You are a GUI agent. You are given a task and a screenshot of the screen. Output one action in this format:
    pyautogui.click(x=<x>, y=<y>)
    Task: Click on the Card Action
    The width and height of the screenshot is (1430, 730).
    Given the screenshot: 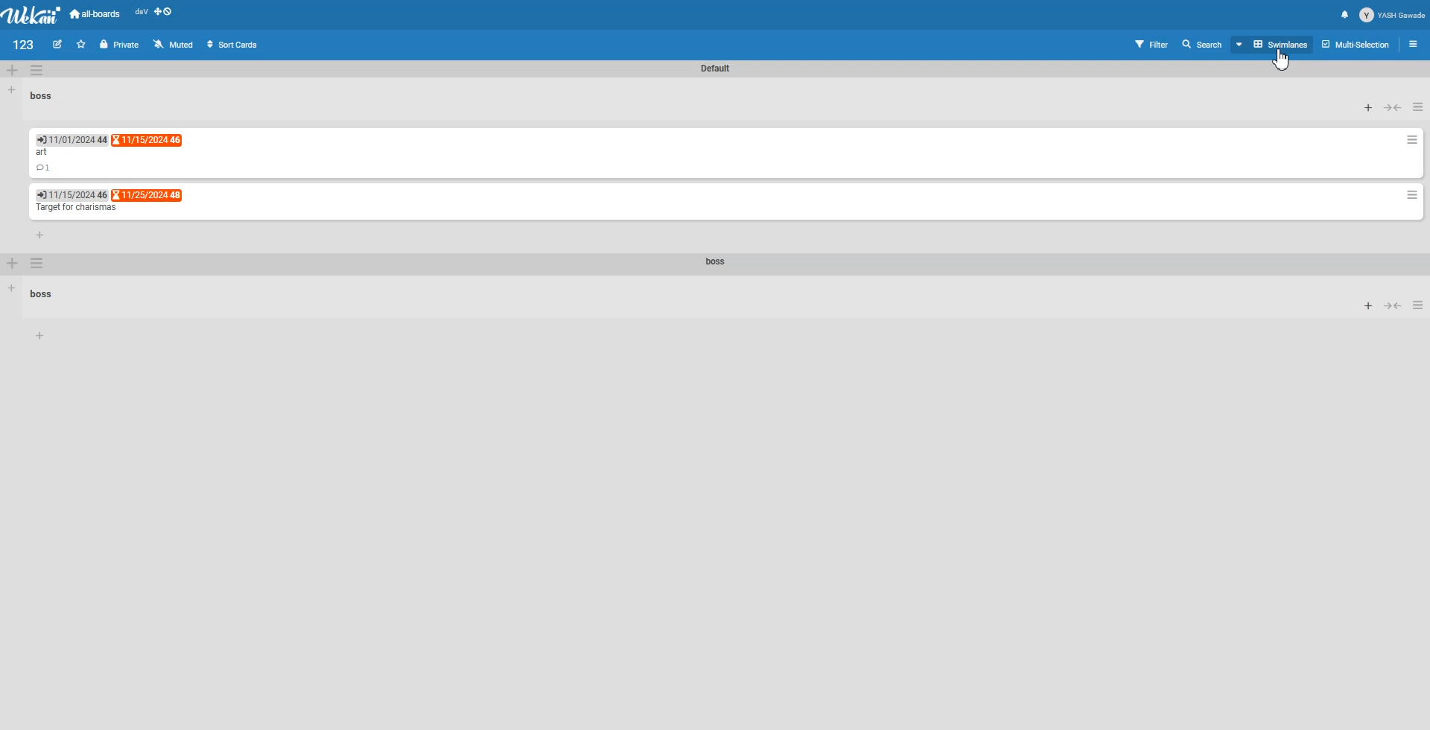 What is the action you would take?
    pyautogui.click(x=1412, y=195)
    